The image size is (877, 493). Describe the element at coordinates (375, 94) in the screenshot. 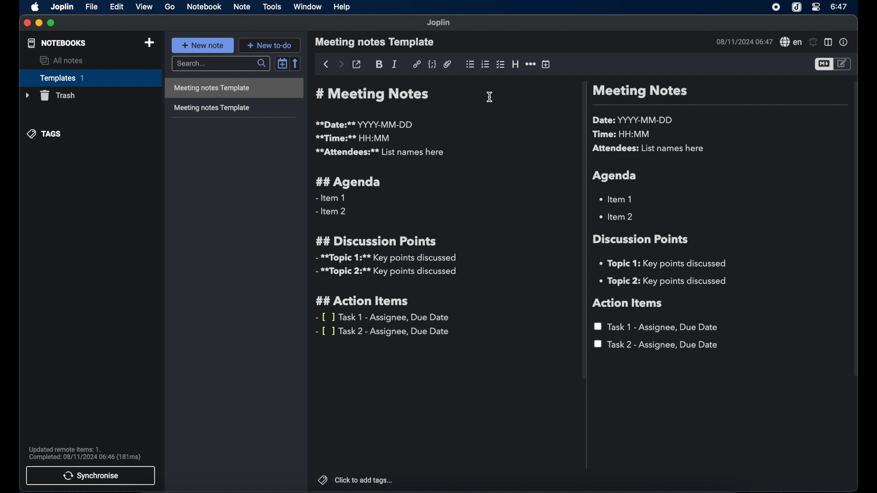

I see `# meeting notes` at that location.